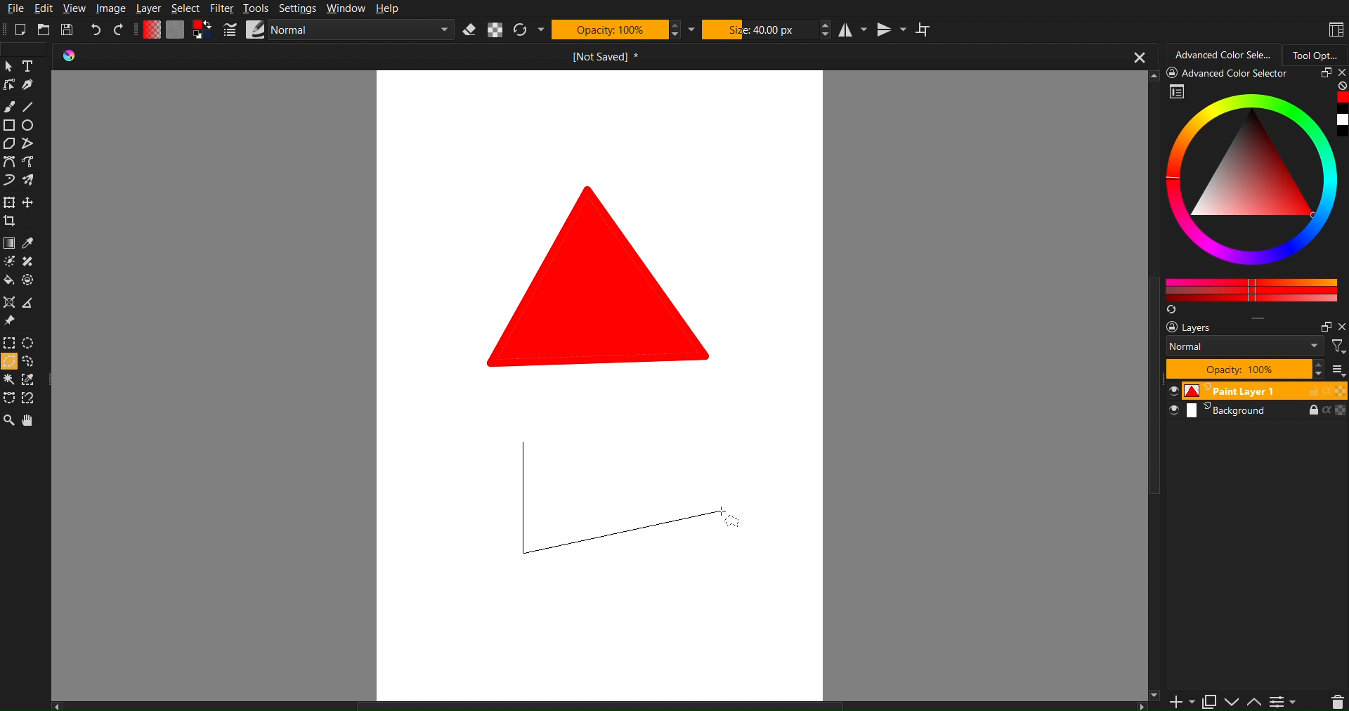 The image size is (1349, 711). What do you see at coordinates (925, 30) in the screenshot?
I see `Wraparound` at bounding box center [925, 30].